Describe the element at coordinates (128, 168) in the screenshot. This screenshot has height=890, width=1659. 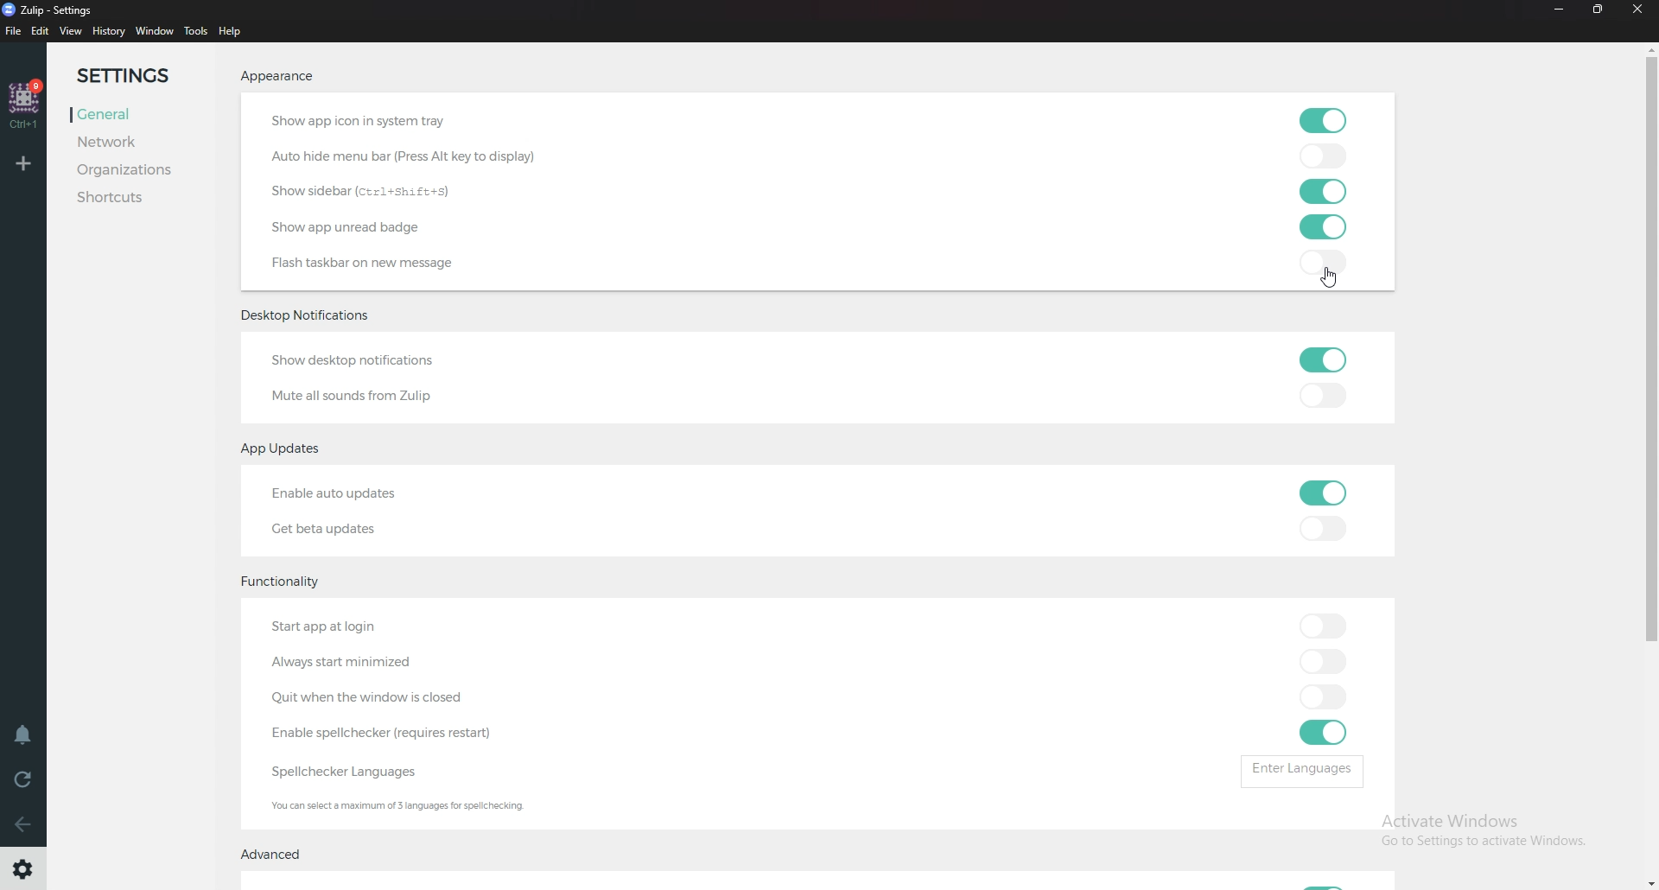
I see `Organizations` at that location.